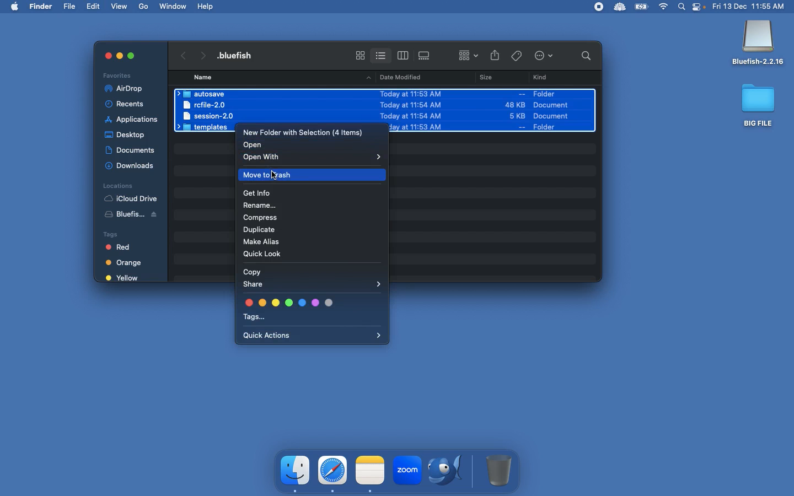  What do you see at coordinates (608, 7) in the screenshot?
I see `Extensions` at bounding box center [608, 7].